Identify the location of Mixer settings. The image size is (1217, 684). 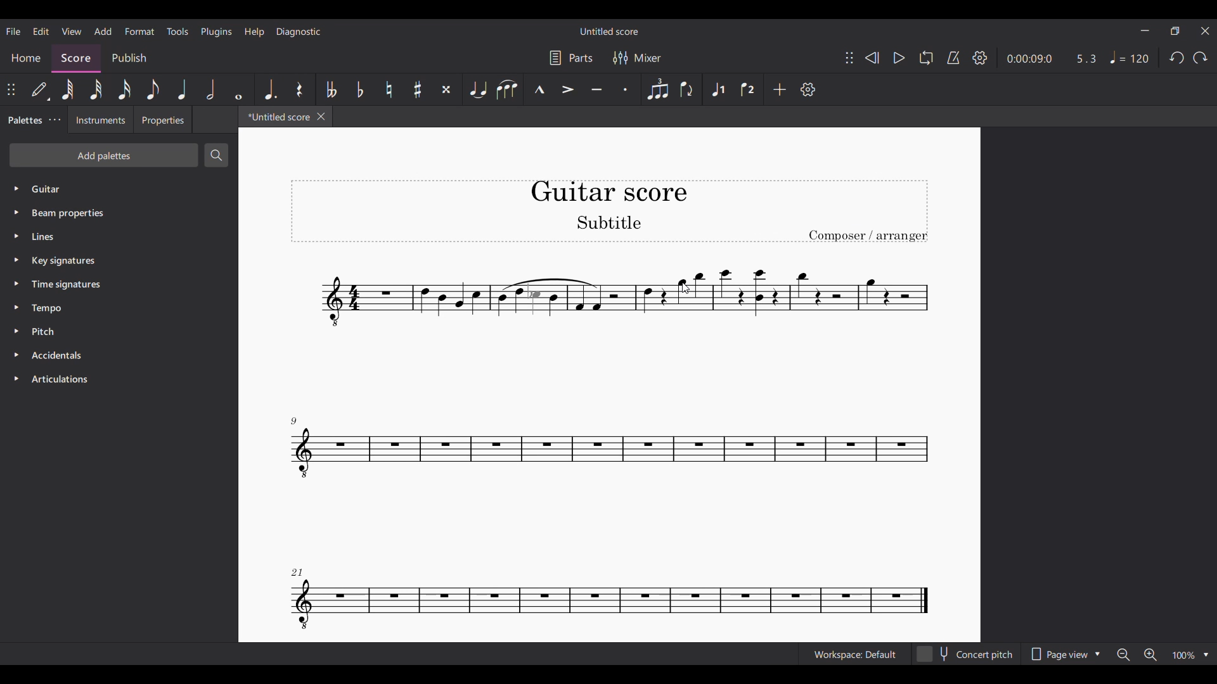
(637, 58).